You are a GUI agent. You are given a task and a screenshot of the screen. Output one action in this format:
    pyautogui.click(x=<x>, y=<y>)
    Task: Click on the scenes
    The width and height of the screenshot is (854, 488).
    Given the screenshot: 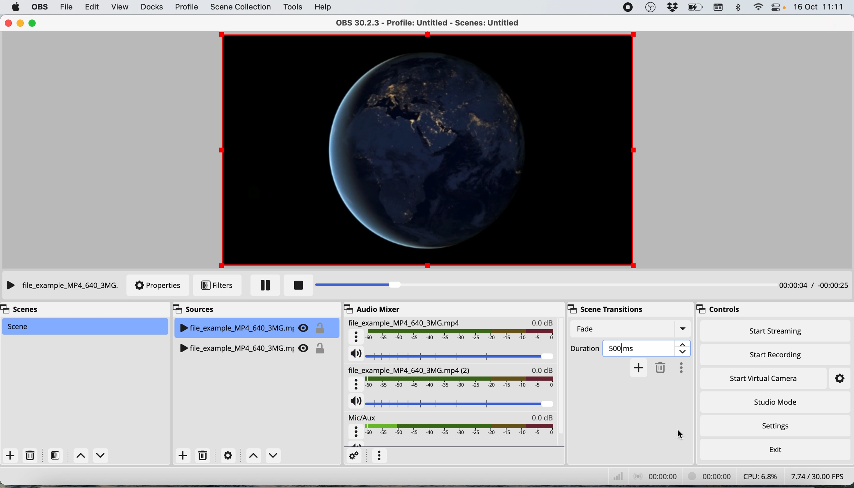 What is the action you would take?
    pyautogui.click(x=31, y=310)
    